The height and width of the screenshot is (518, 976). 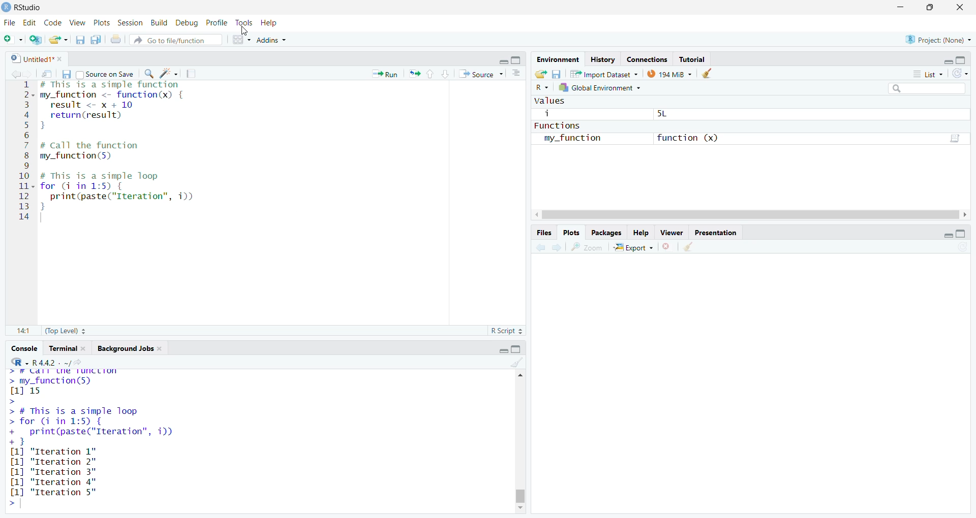 What do you see at coordinates (558, 248) in the screenshot?
I see `next plot` at bounding box center [558, 248].